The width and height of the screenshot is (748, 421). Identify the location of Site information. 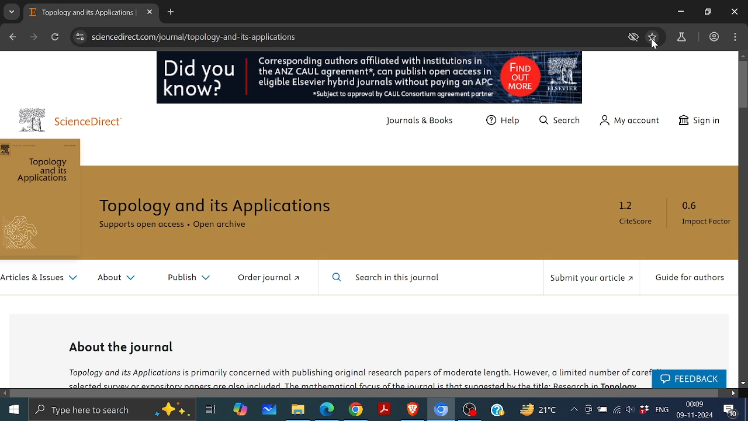
(78, 37).